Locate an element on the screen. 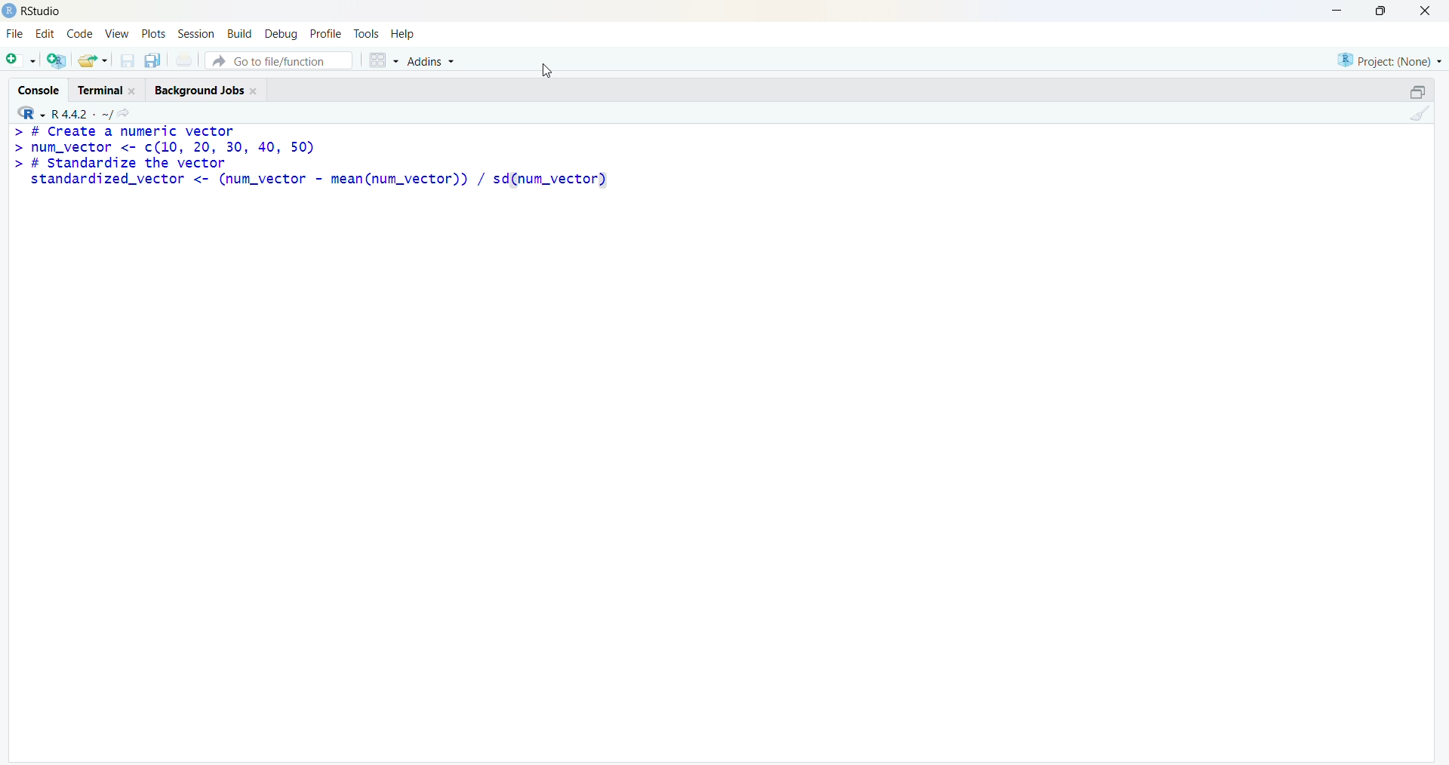  R 4.4.2 ~/ is located at coordinates (81, 114).